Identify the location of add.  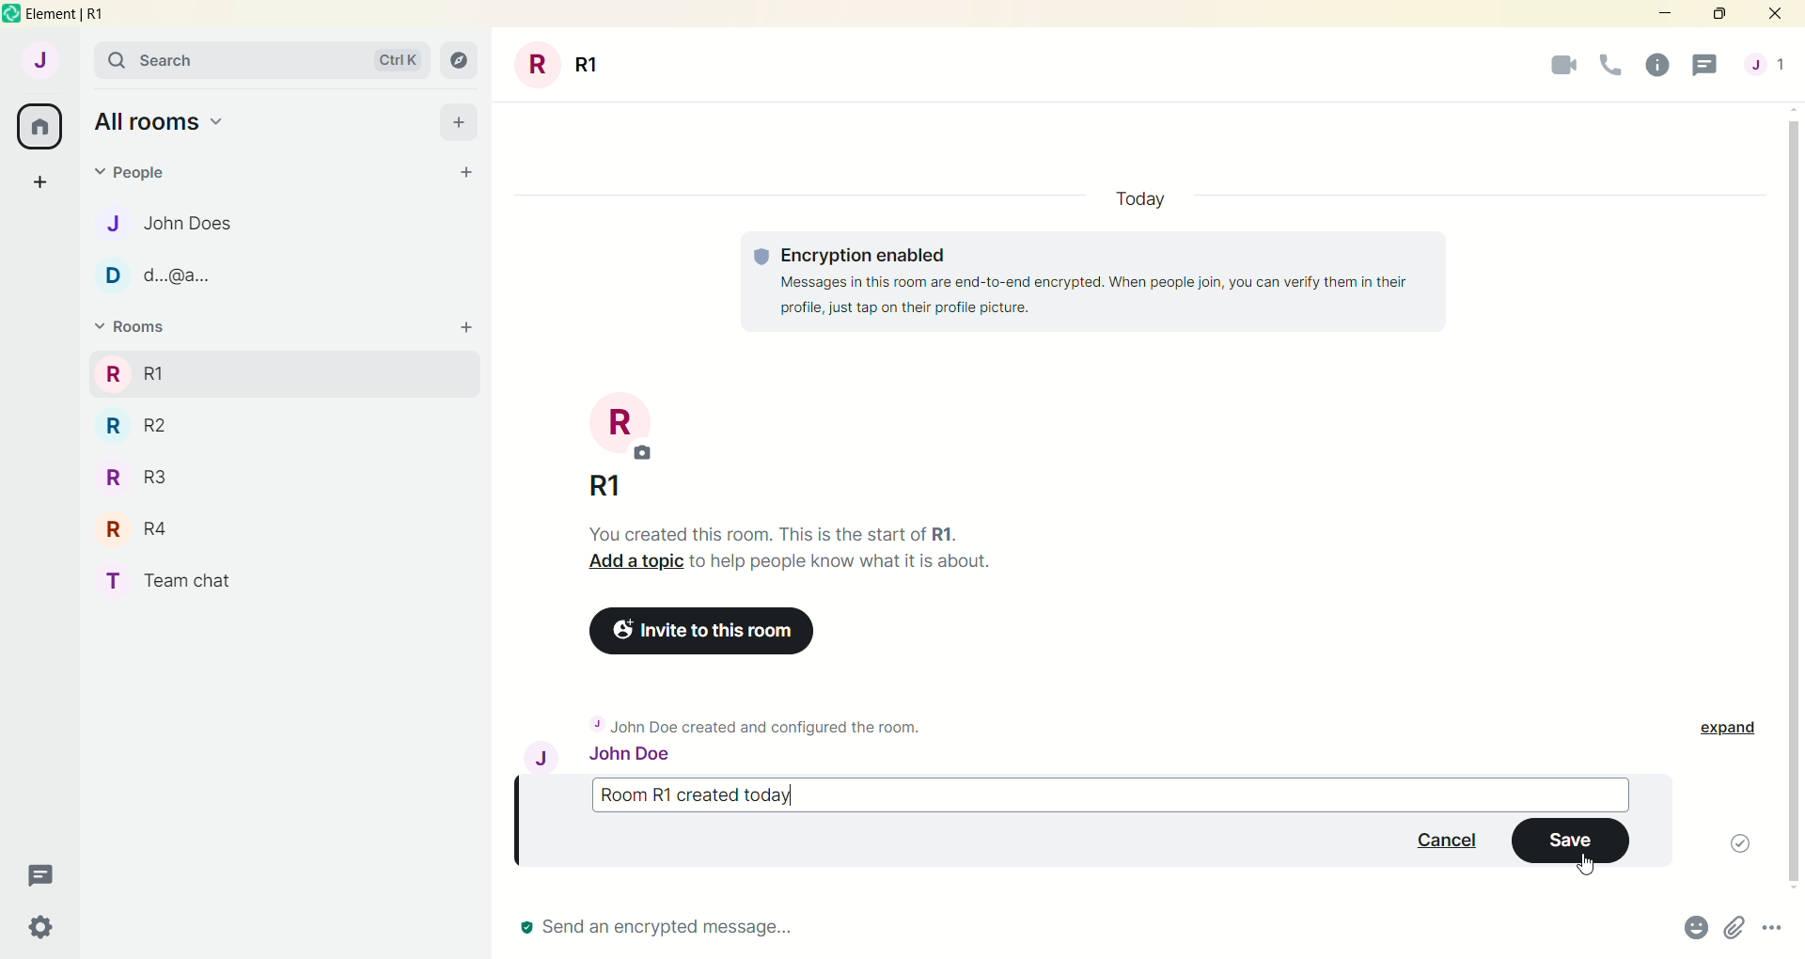
(464, 327).